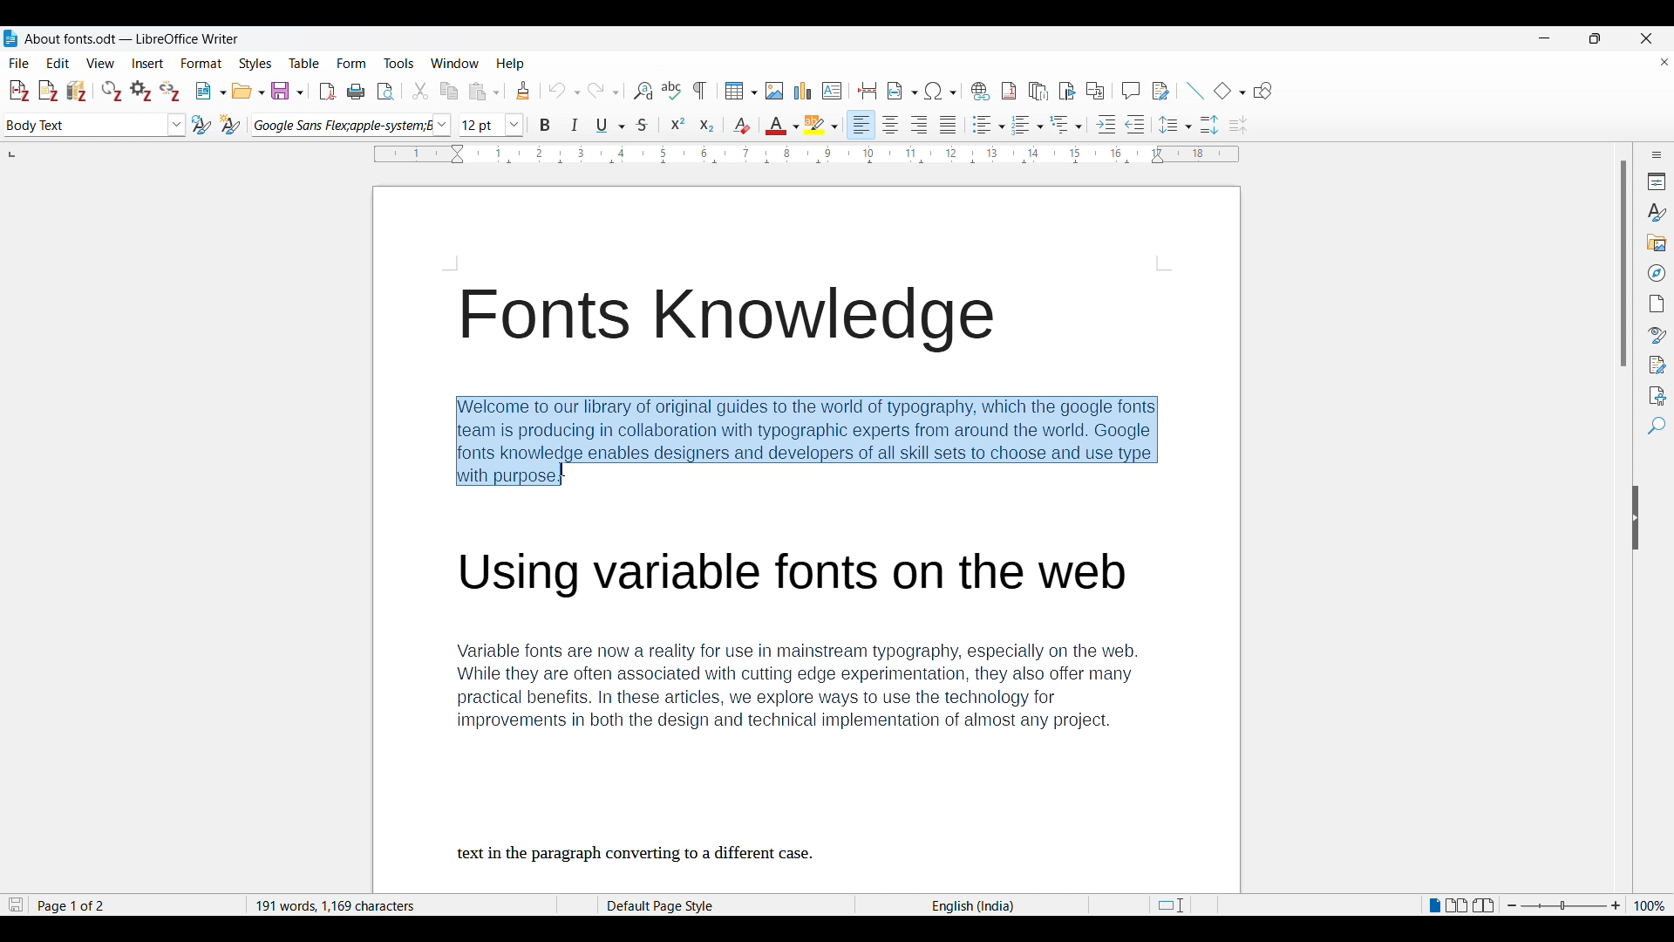  I want to click on Insert hyperlink, so click(981, 91).